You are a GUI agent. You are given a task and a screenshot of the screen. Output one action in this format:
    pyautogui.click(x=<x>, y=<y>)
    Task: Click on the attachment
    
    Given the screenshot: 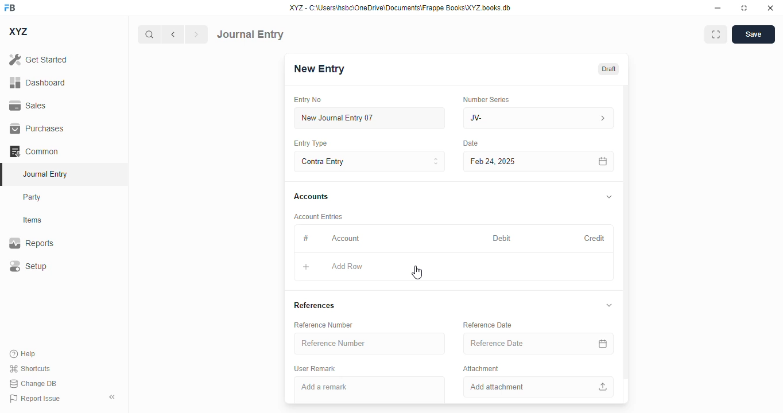 What is the action you would take?
    pyautogui.click(x=481, y=368)
    